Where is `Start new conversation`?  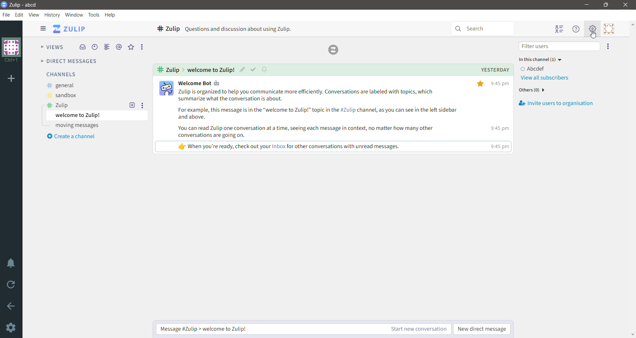
Start new conversation is located at coordinates (418, 329).